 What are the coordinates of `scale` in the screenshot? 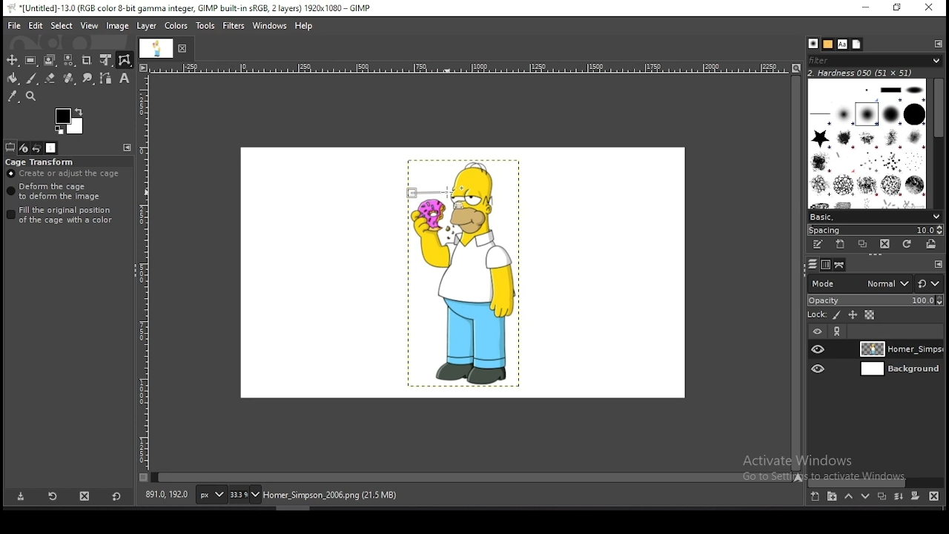 It's located at (470, 68).